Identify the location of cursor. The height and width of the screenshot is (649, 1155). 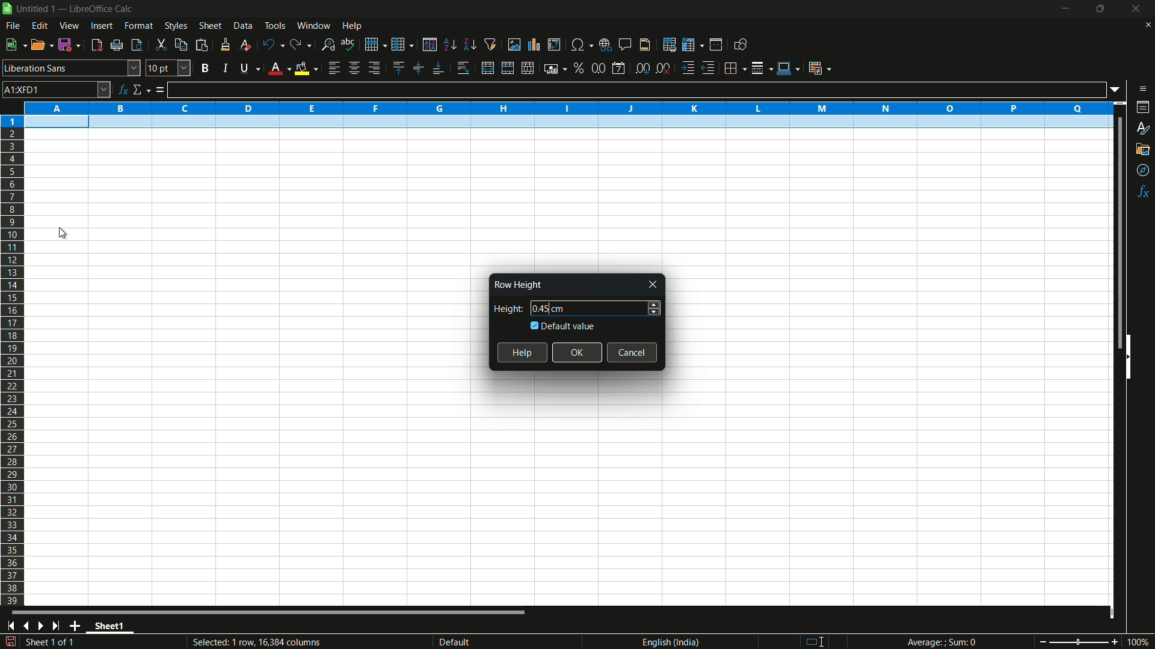
(67, 234).